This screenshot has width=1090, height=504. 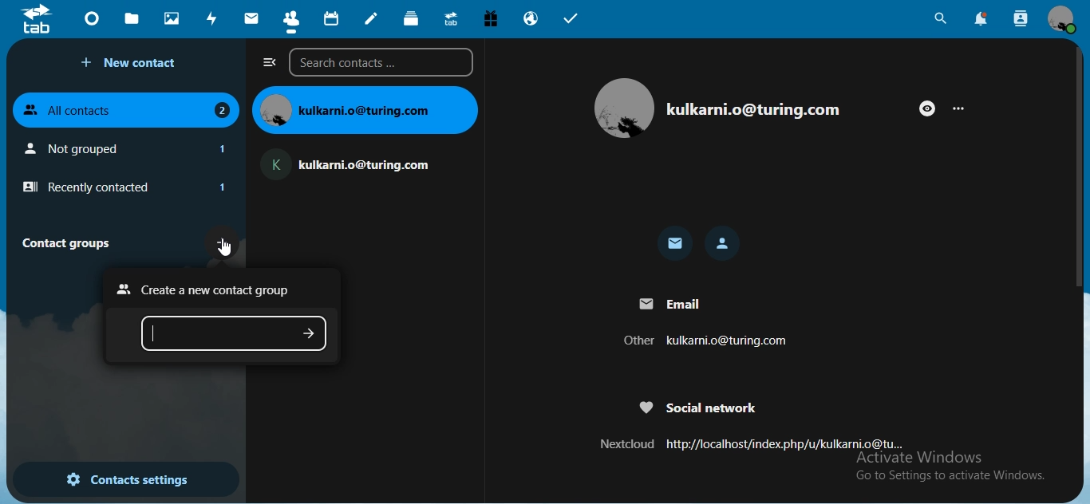 What do you see at coordinates (927, 108) in the screenshot?
I see `hide` at bounding box center [927, 108].